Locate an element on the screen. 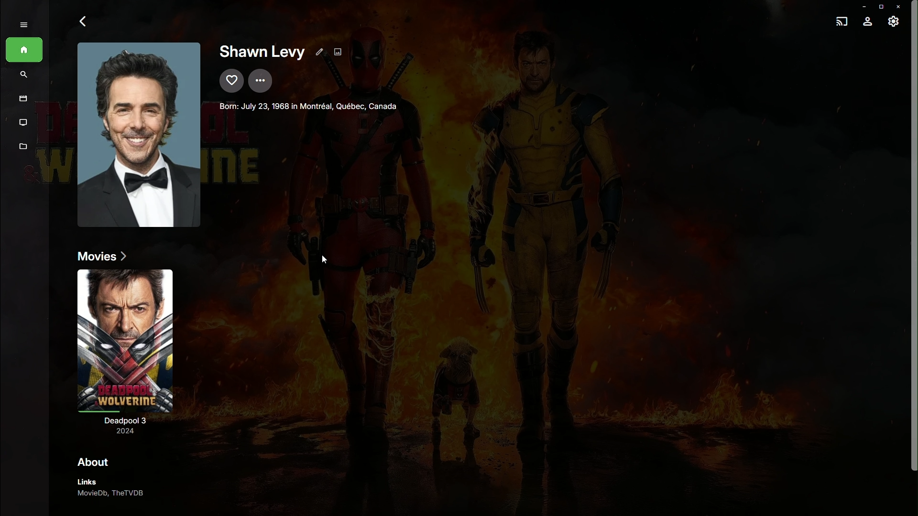  Movies is located at coordinates (105, 256).